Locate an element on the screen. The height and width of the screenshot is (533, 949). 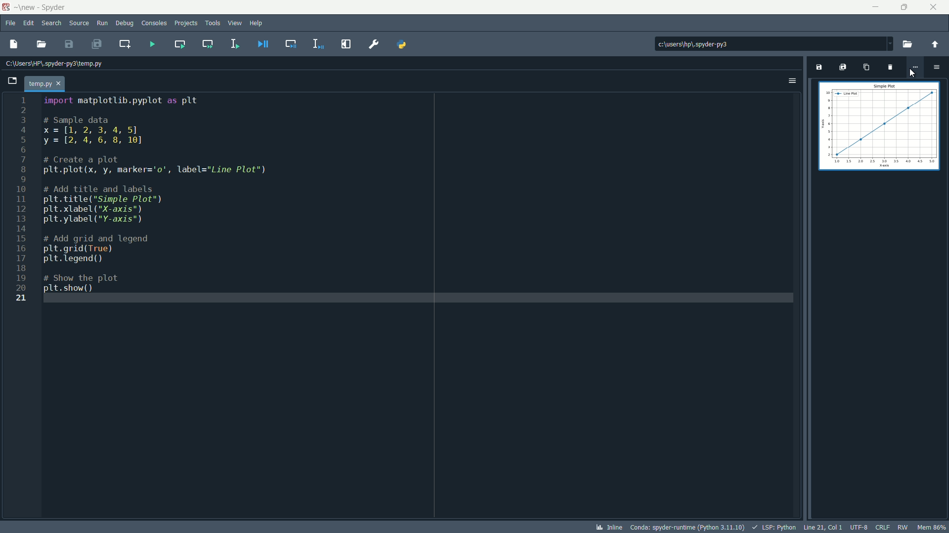
edit menu is located at coordinates (29, 23).